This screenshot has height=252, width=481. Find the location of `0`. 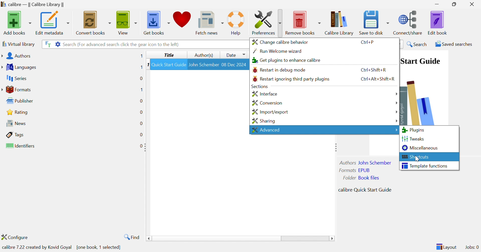

0 is located at coordinates (141, 123).